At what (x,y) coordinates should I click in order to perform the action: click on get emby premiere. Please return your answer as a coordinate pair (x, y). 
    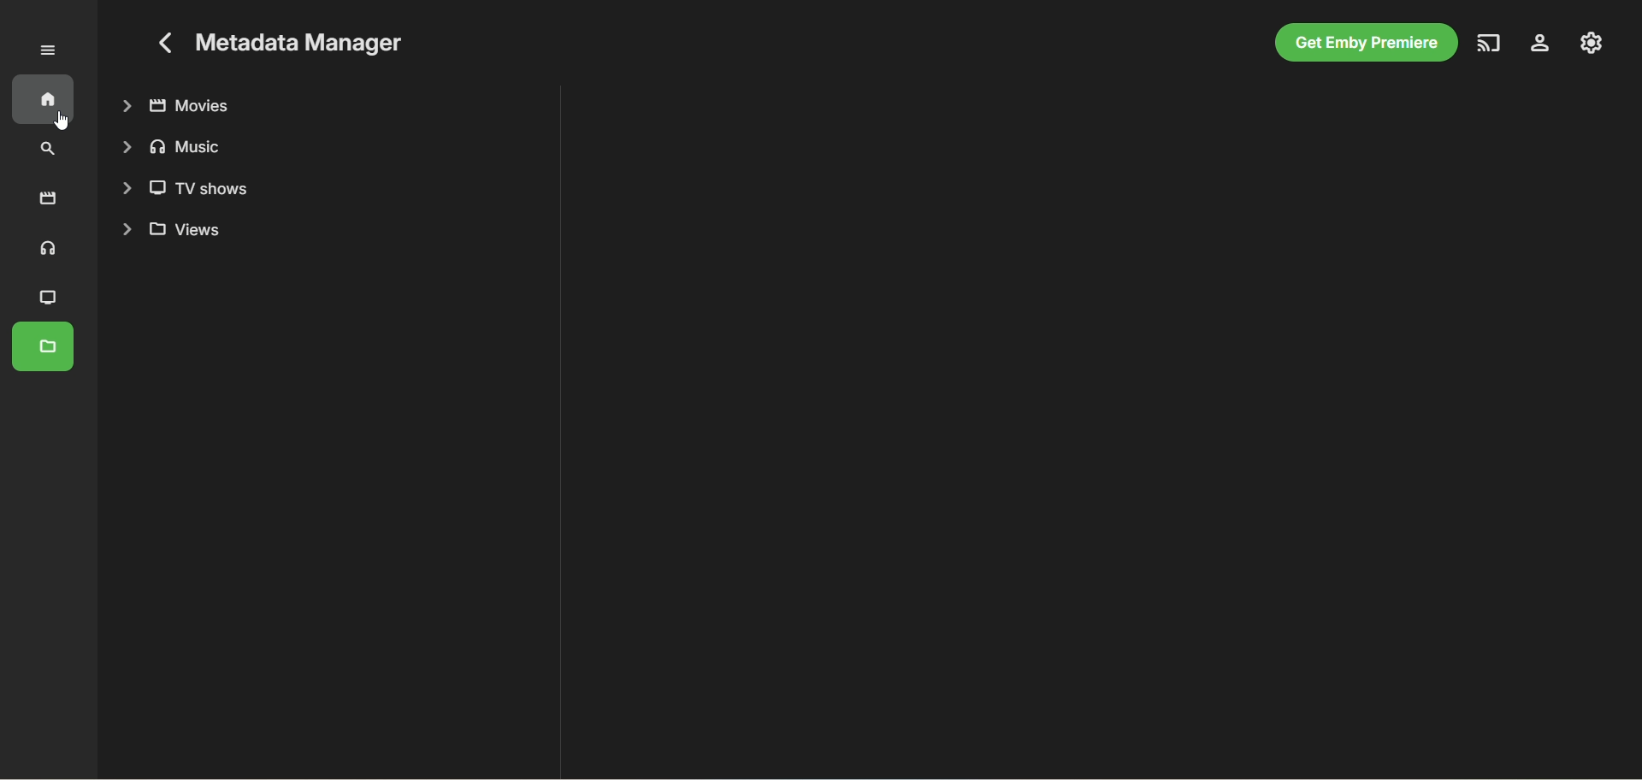
    Looking at the image, I should click on (1368, 43).